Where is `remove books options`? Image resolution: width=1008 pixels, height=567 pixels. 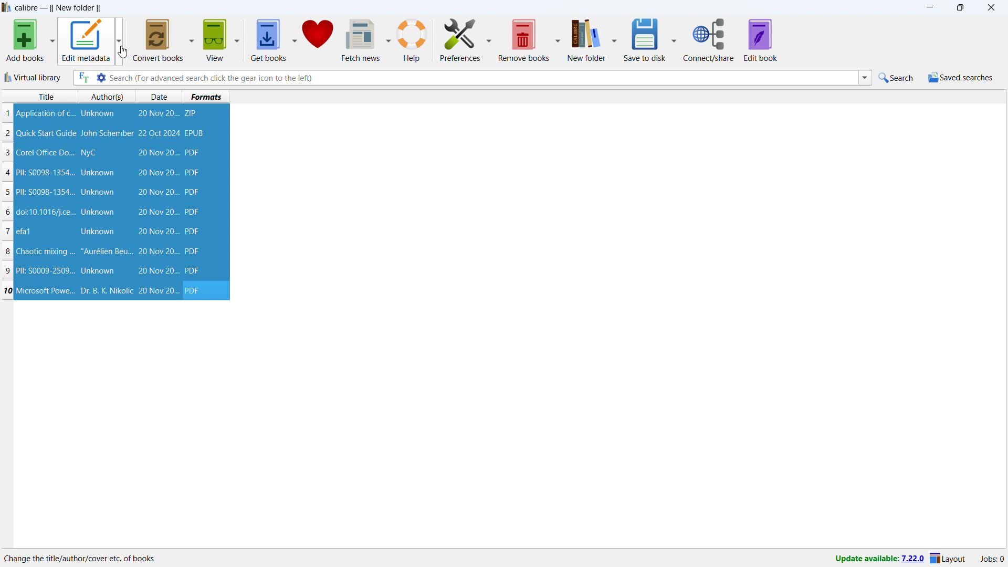 remove books options is located at coordinates (559, 39).